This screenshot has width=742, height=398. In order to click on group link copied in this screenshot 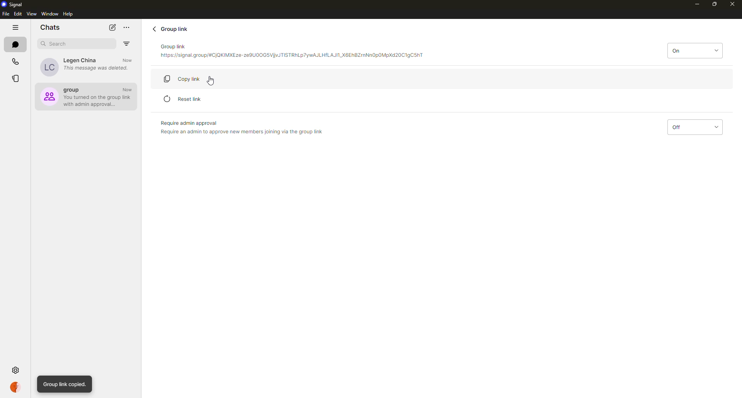, I will do `click(65, 384)`.